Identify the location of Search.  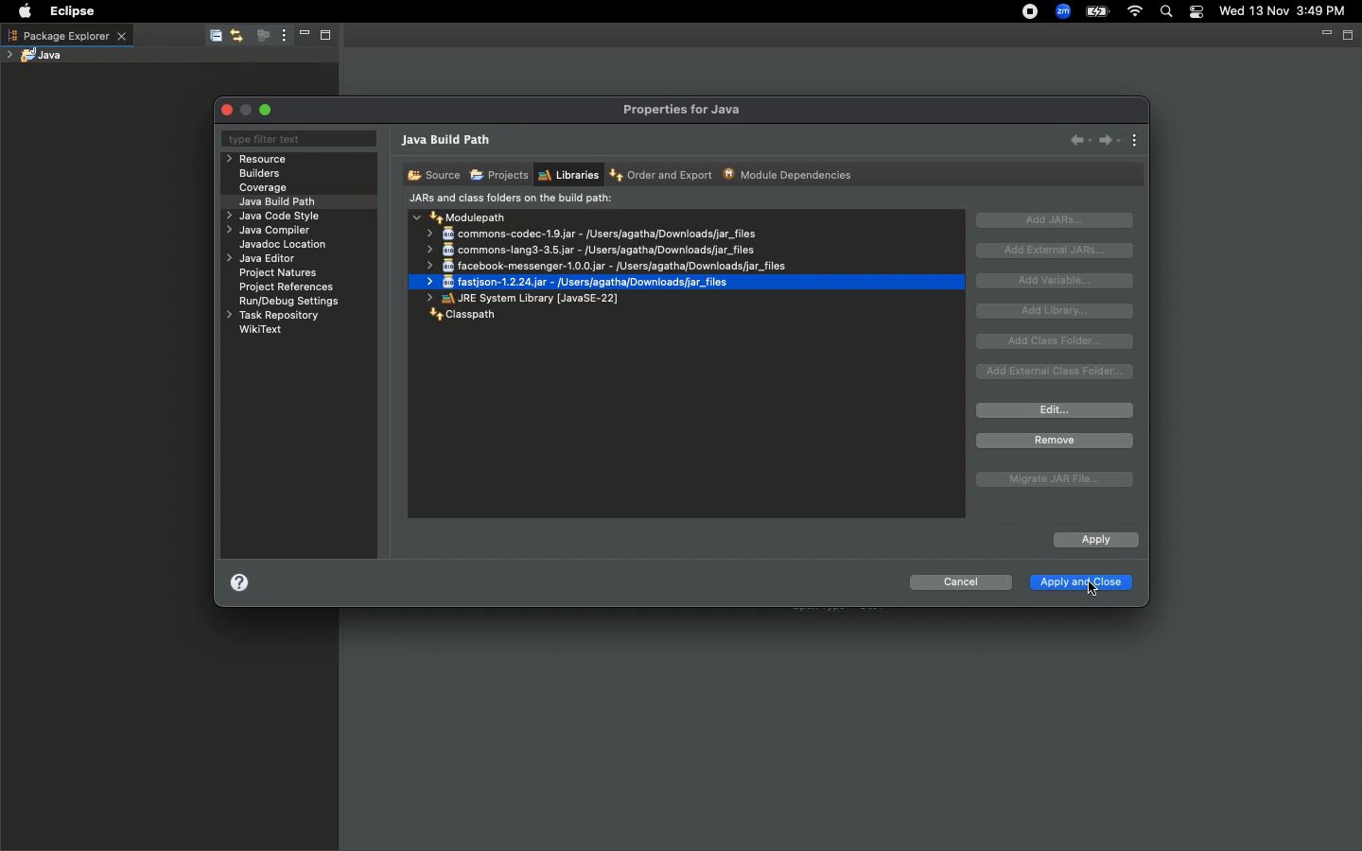
(1167, 13).